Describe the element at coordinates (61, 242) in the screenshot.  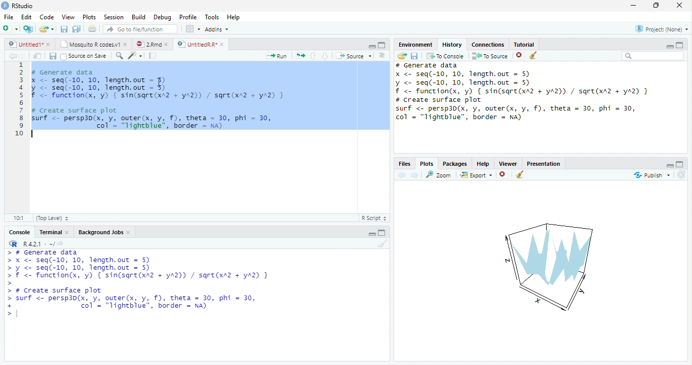
I see `View the current working directory` at that location.